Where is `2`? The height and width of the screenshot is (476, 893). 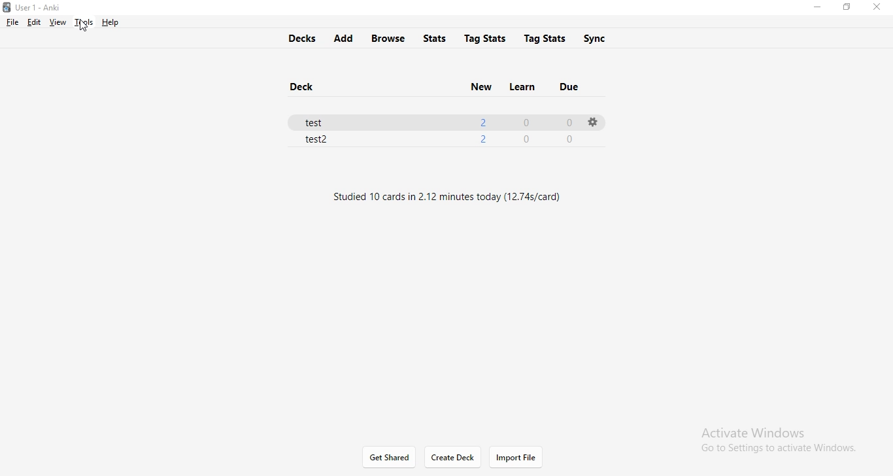 2 is located at coordinates (482, 137).